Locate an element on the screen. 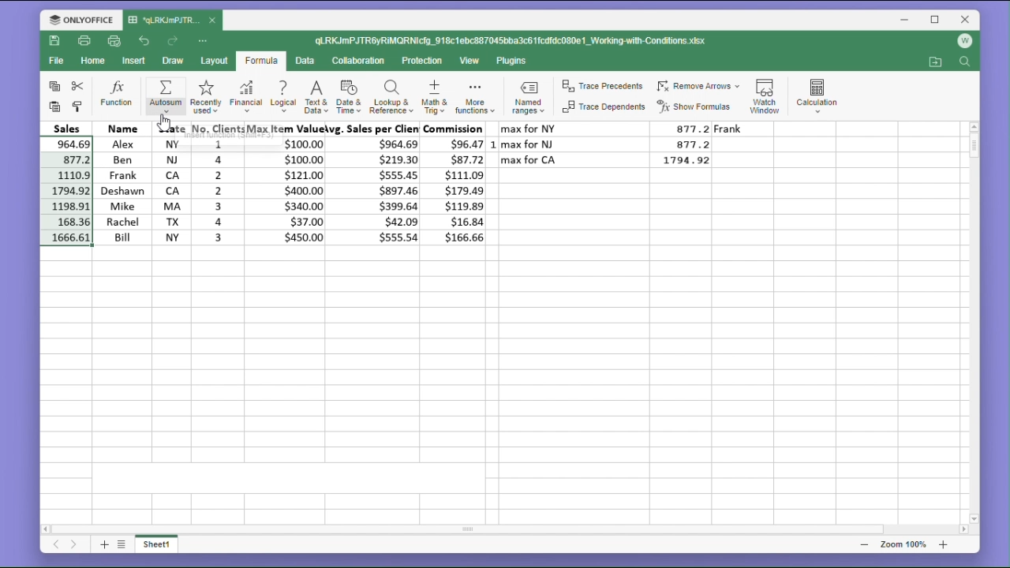 The width and height of the screenshot is (1010, 568). account  logo is located at coordinates (967, 42).